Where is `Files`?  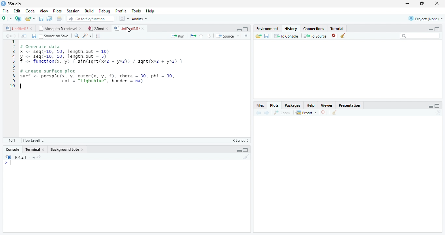
Files is located at coordinates (261, 105).